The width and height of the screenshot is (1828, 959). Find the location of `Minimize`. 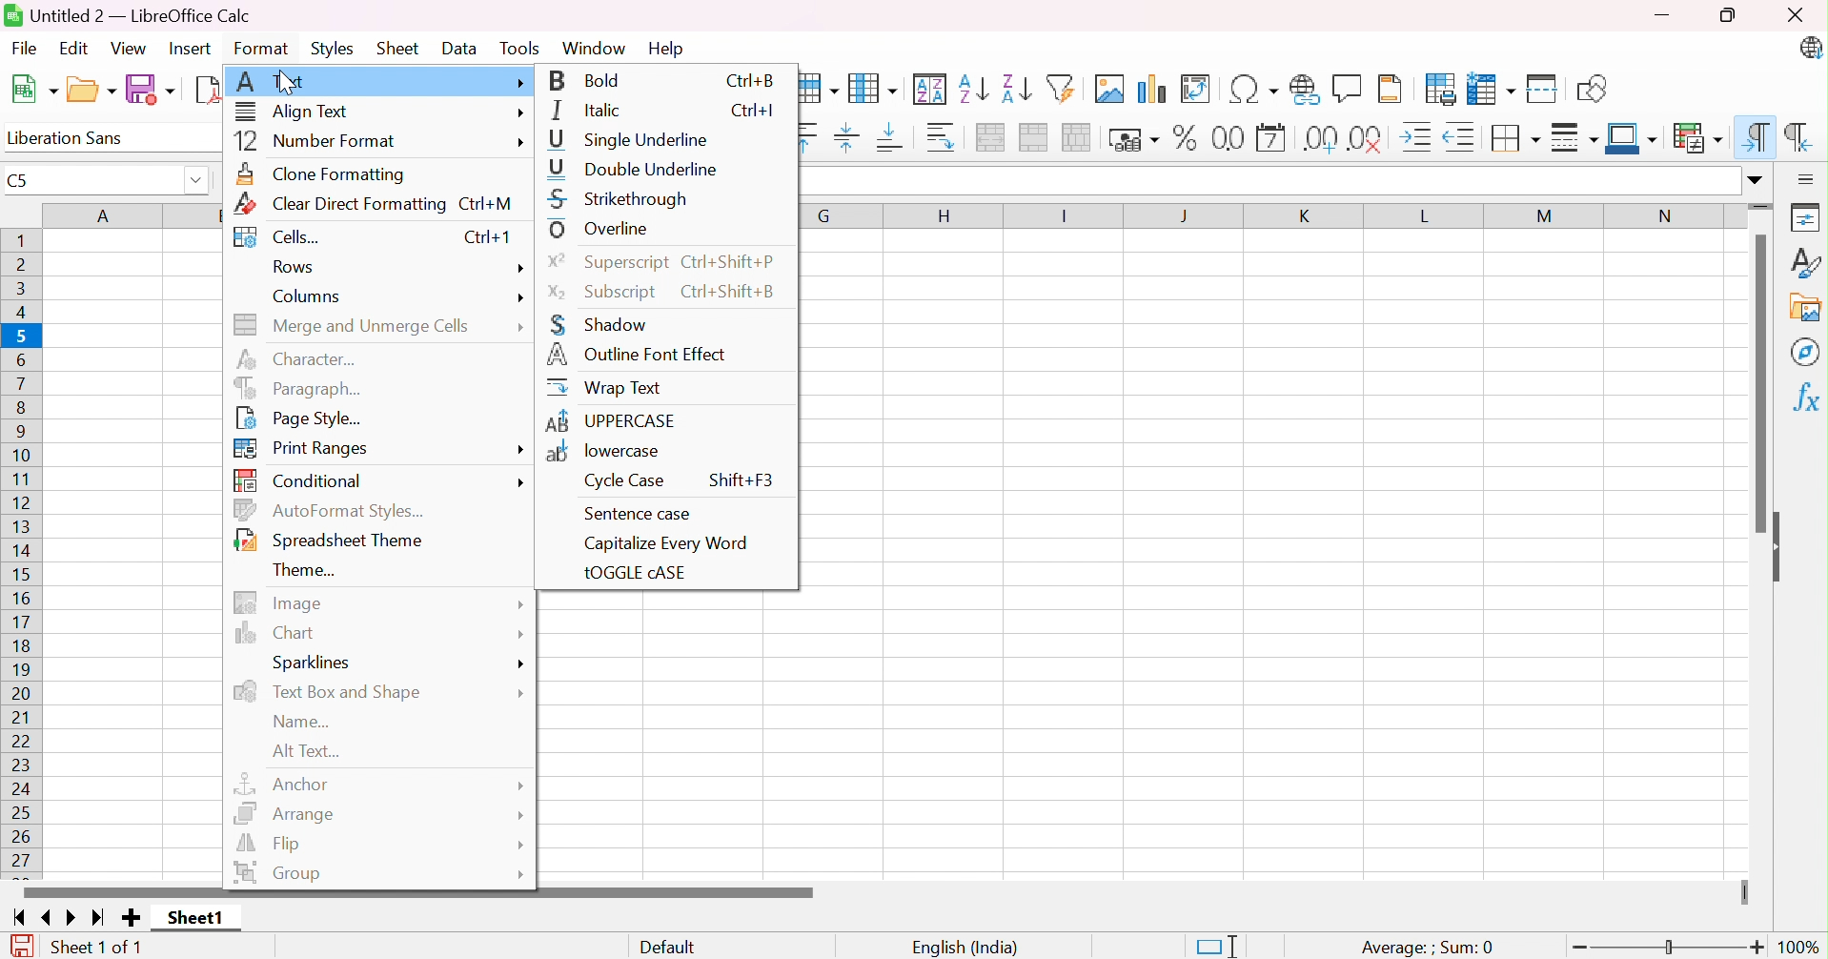

Minimize is located at coordinates (1664, 14).